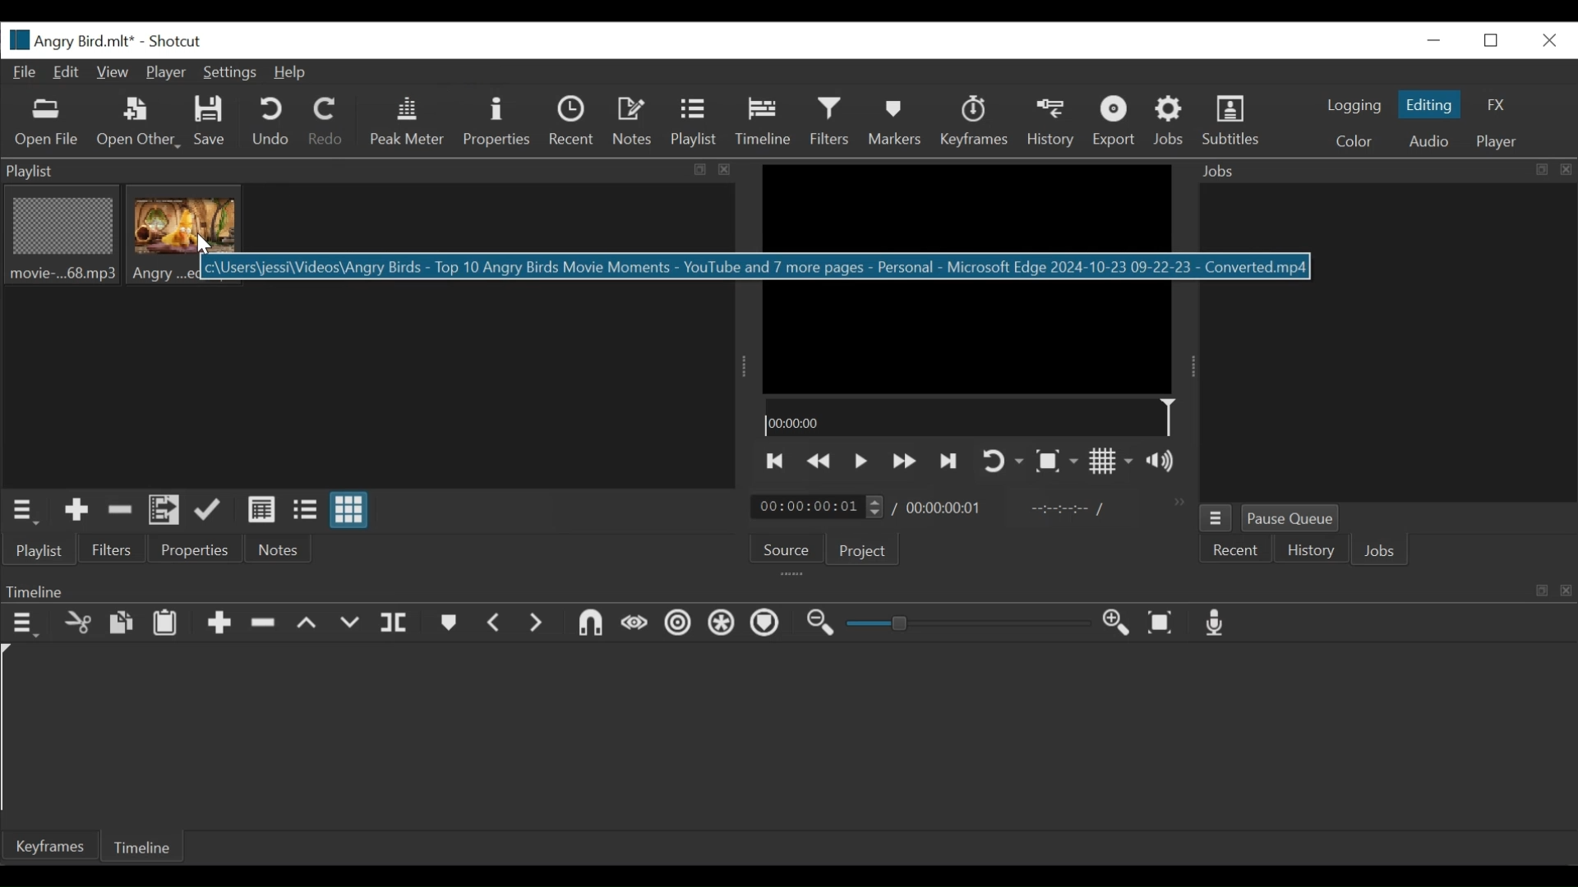 This screenshot has height=887, width=1578. I want to click on Toggle player looping, so click(1000, 462).